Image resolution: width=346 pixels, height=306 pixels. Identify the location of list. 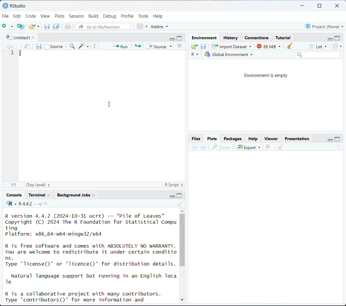
(319, 47).